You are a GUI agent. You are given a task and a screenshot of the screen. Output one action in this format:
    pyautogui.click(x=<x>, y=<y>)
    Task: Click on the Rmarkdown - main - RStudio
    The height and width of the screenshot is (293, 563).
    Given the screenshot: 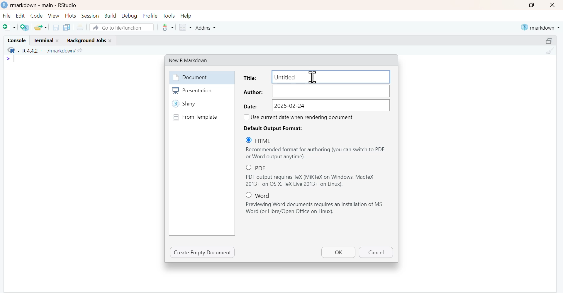 What is the action you would take?
    pyautogui.click(x=45, y=5)
    